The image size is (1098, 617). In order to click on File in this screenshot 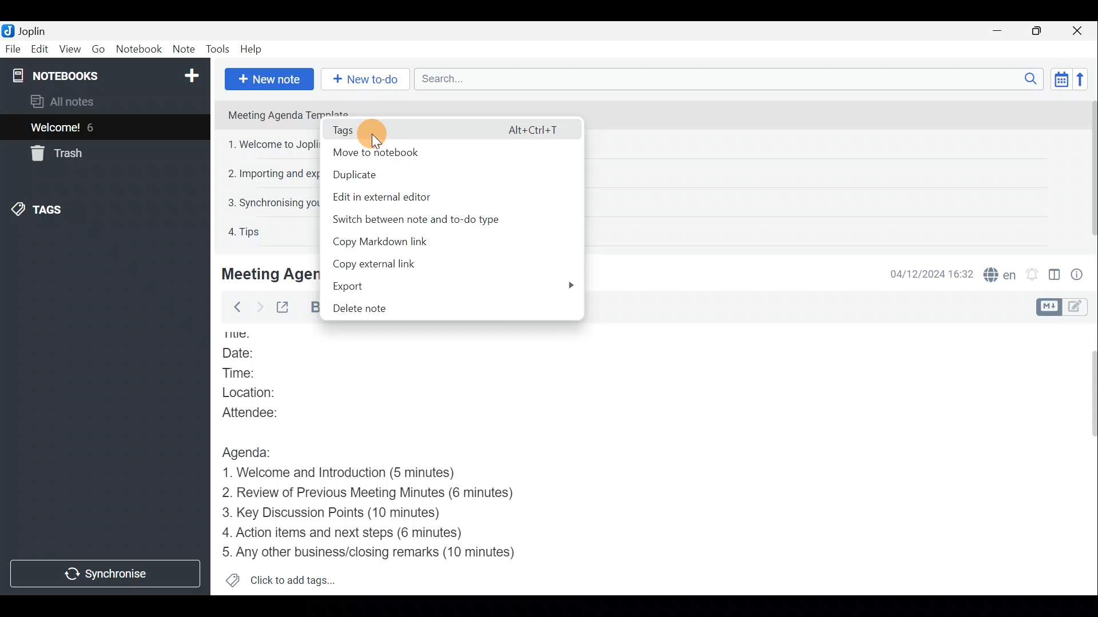, I will do `click(13, 48)`.